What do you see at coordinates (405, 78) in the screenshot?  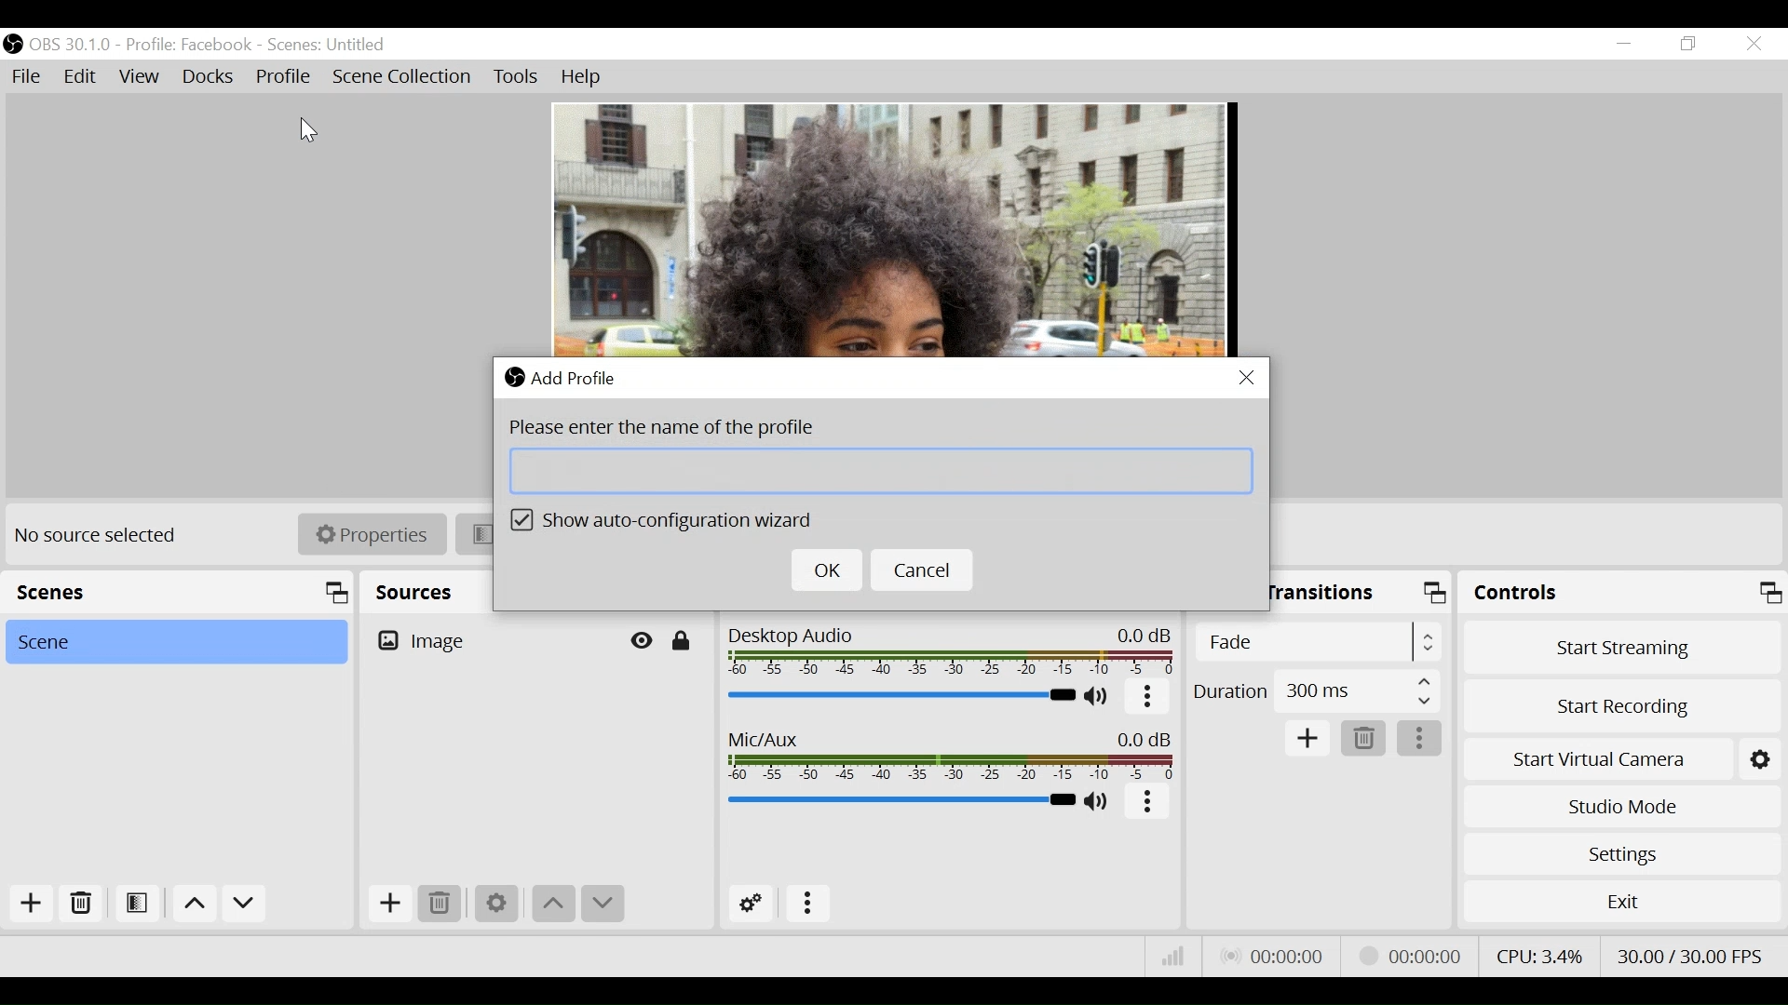 I see `Scene Collection` at bounding box center [405, 78].